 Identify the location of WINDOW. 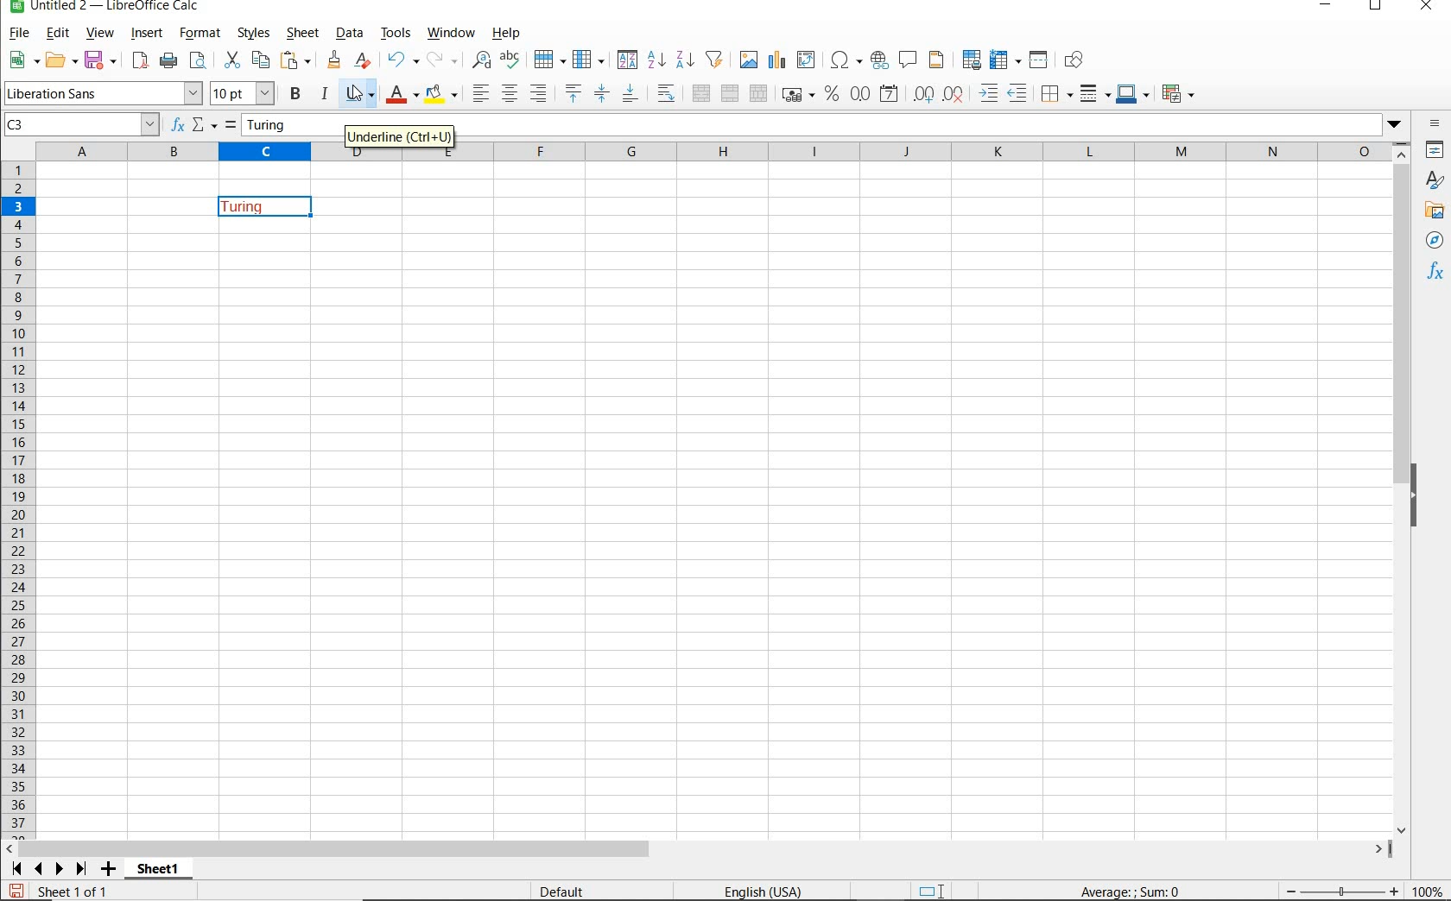
(451, 32).